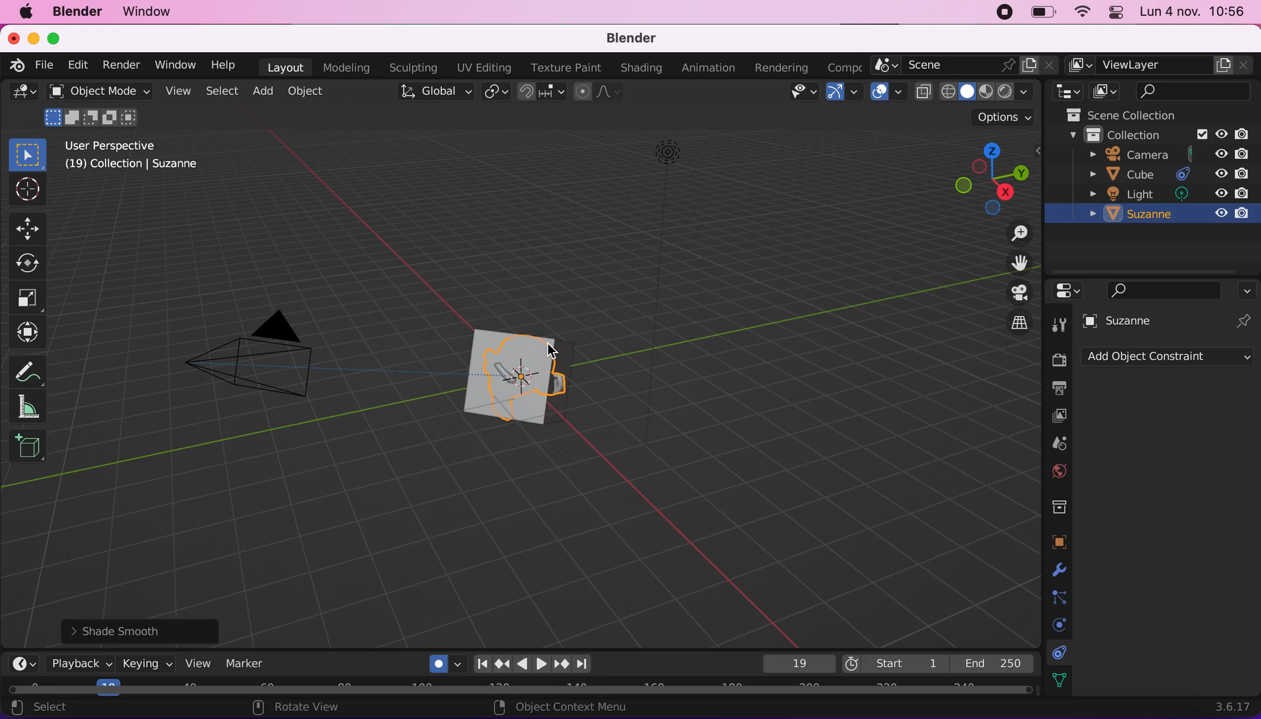 The image size is (1261, 719). I want to click on object mode, so click(100, 92).